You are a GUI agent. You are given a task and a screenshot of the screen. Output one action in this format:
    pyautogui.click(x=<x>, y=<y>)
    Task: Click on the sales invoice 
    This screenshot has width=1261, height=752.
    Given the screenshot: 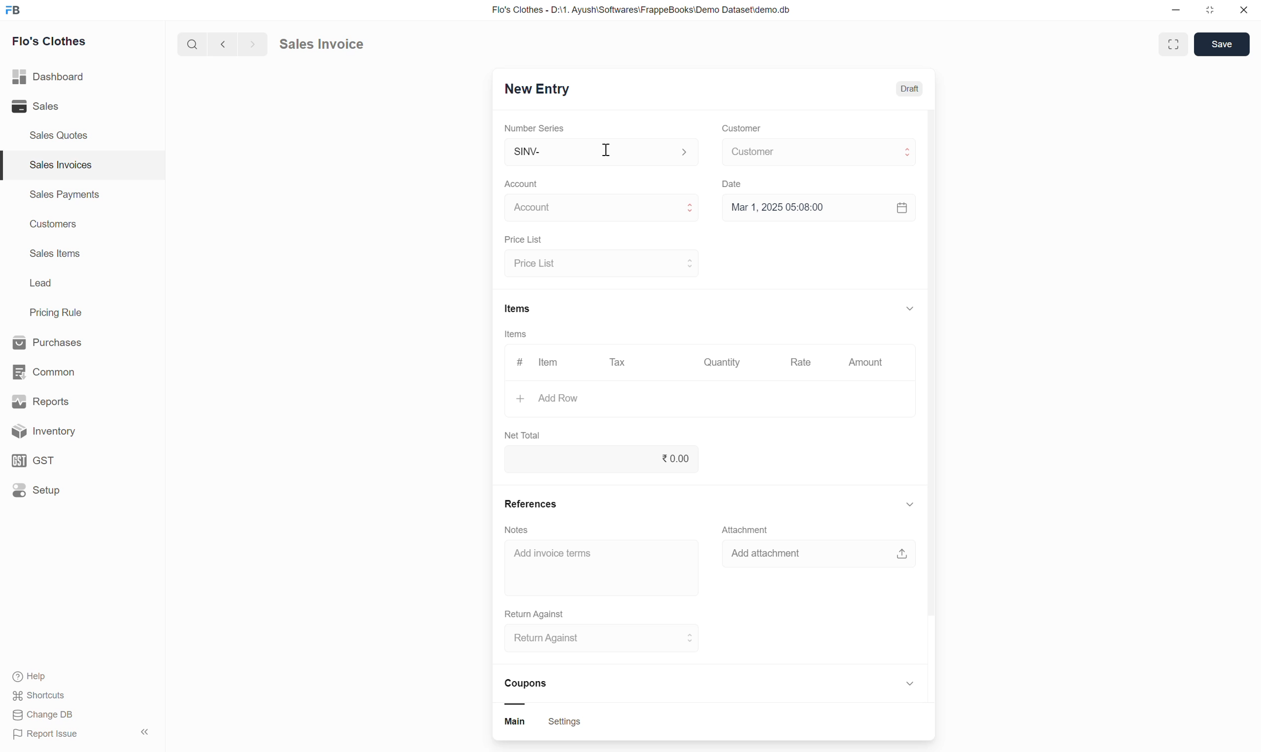 What is the action you would take?
    pyautogui.click(x=335, y=43)
    